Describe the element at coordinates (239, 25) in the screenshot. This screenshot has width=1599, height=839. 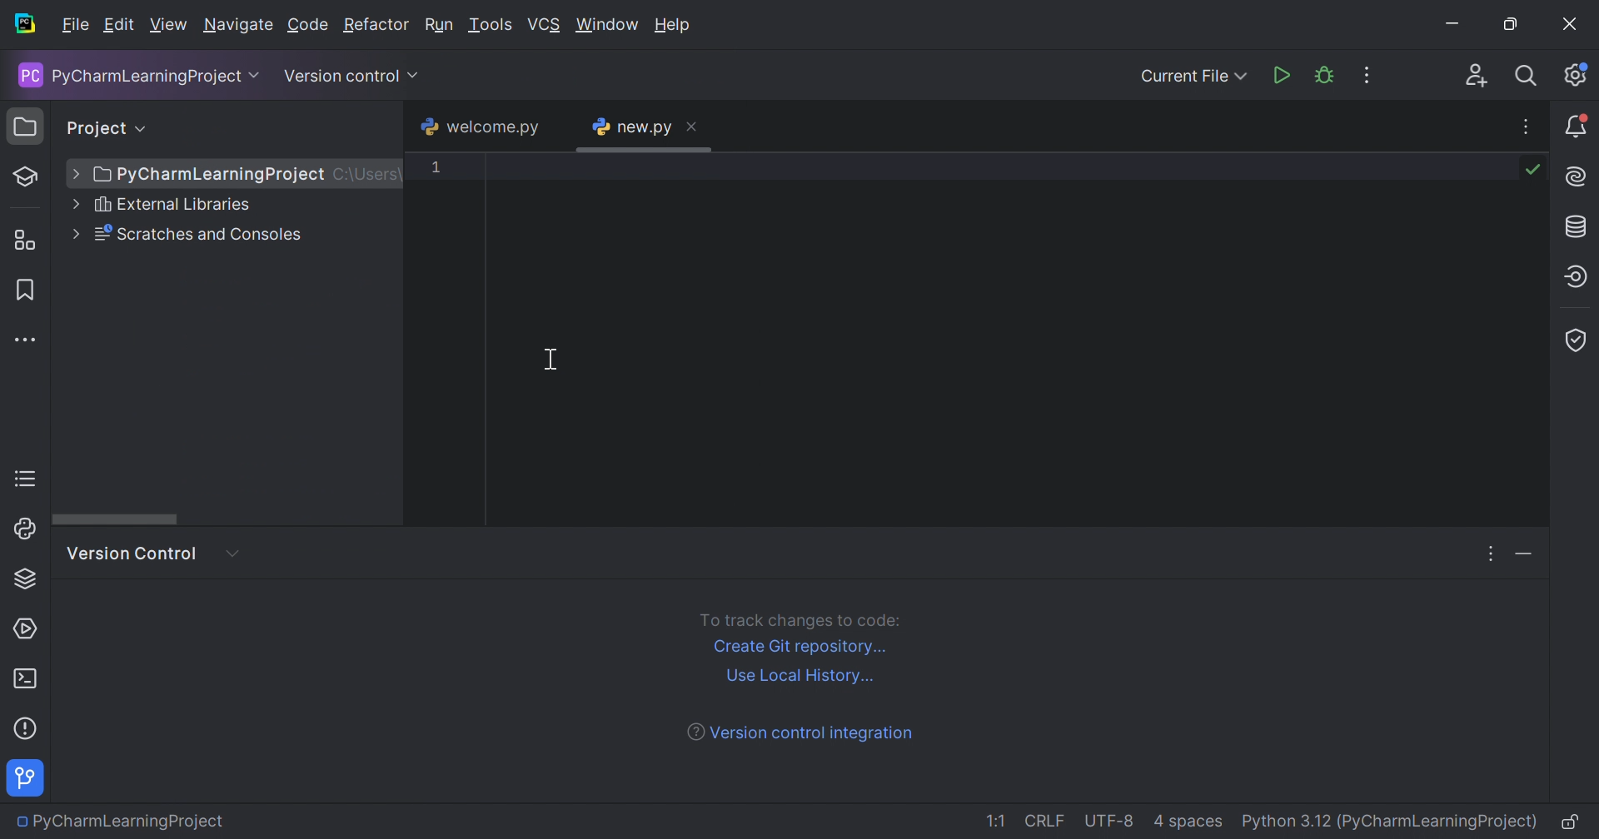
I see `Navigate` at that location.